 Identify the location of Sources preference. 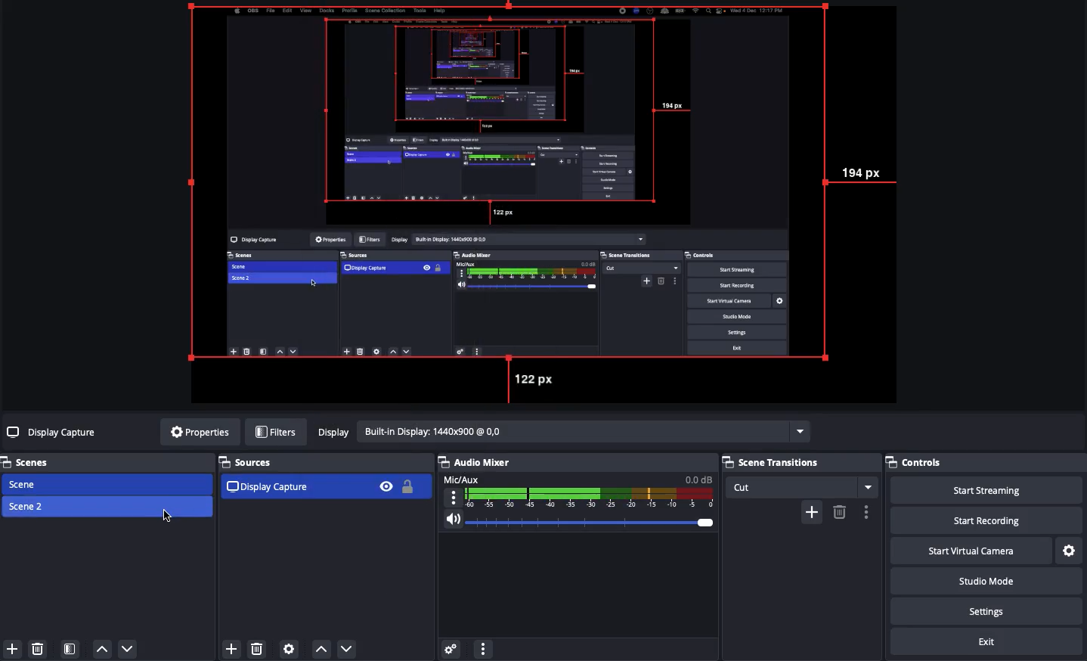
(290, 646).